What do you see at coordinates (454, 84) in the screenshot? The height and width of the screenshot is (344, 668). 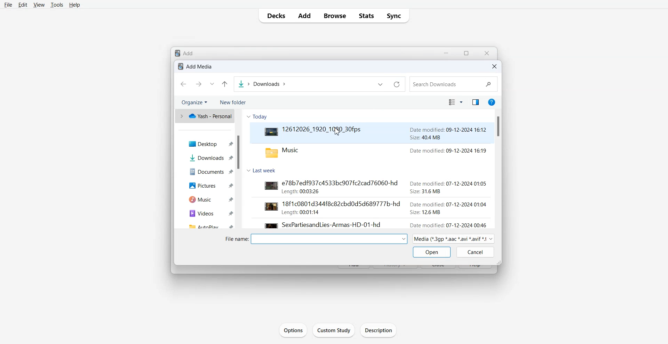 I see `Search Bar` at bounding box center [454, 84].